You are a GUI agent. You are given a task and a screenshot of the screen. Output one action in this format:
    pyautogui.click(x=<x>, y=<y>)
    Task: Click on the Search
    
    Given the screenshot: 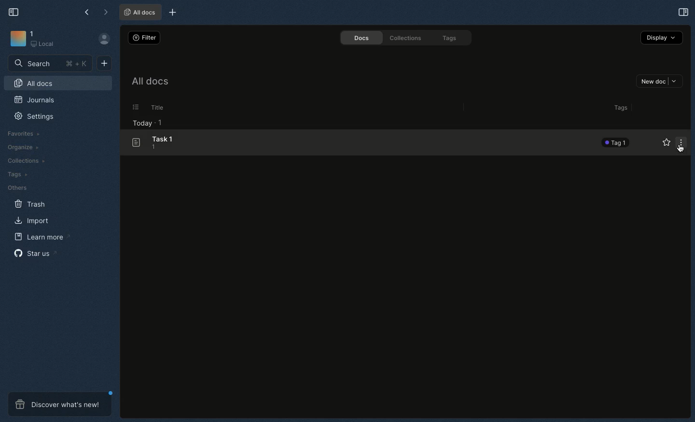 What is the action you would take?
    pyautogui.click(x=48, y=64)
    